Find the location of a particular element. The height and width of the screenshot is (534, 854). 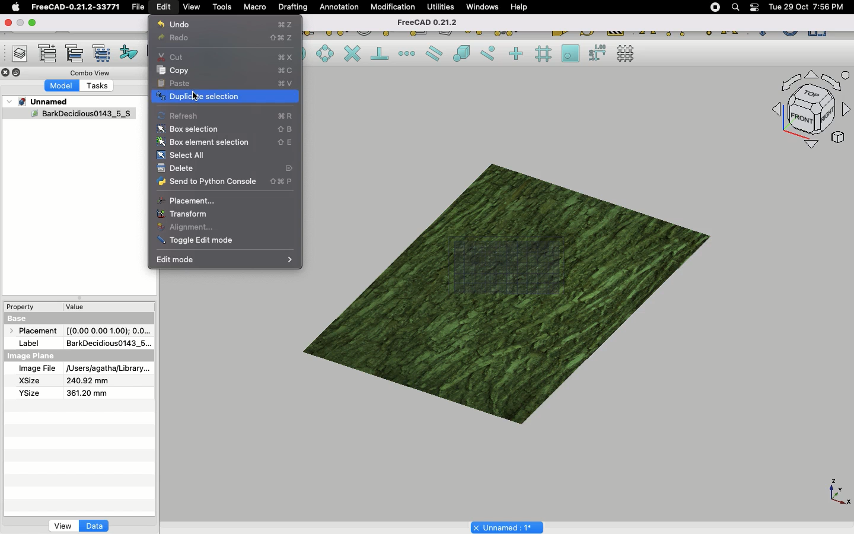

Edit mode is located at coordinates (226, 260).